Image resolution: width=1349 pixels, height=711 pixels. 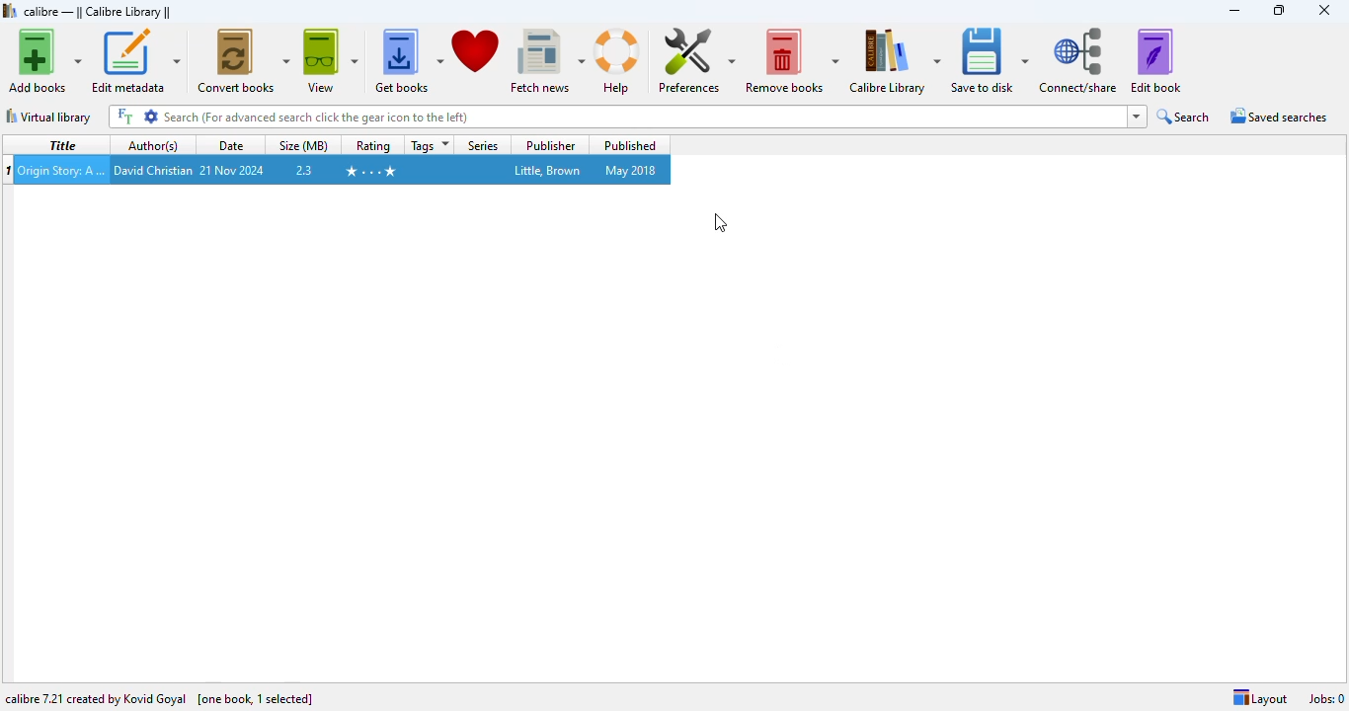 I want to click on add books, so click(x=44, y=60).